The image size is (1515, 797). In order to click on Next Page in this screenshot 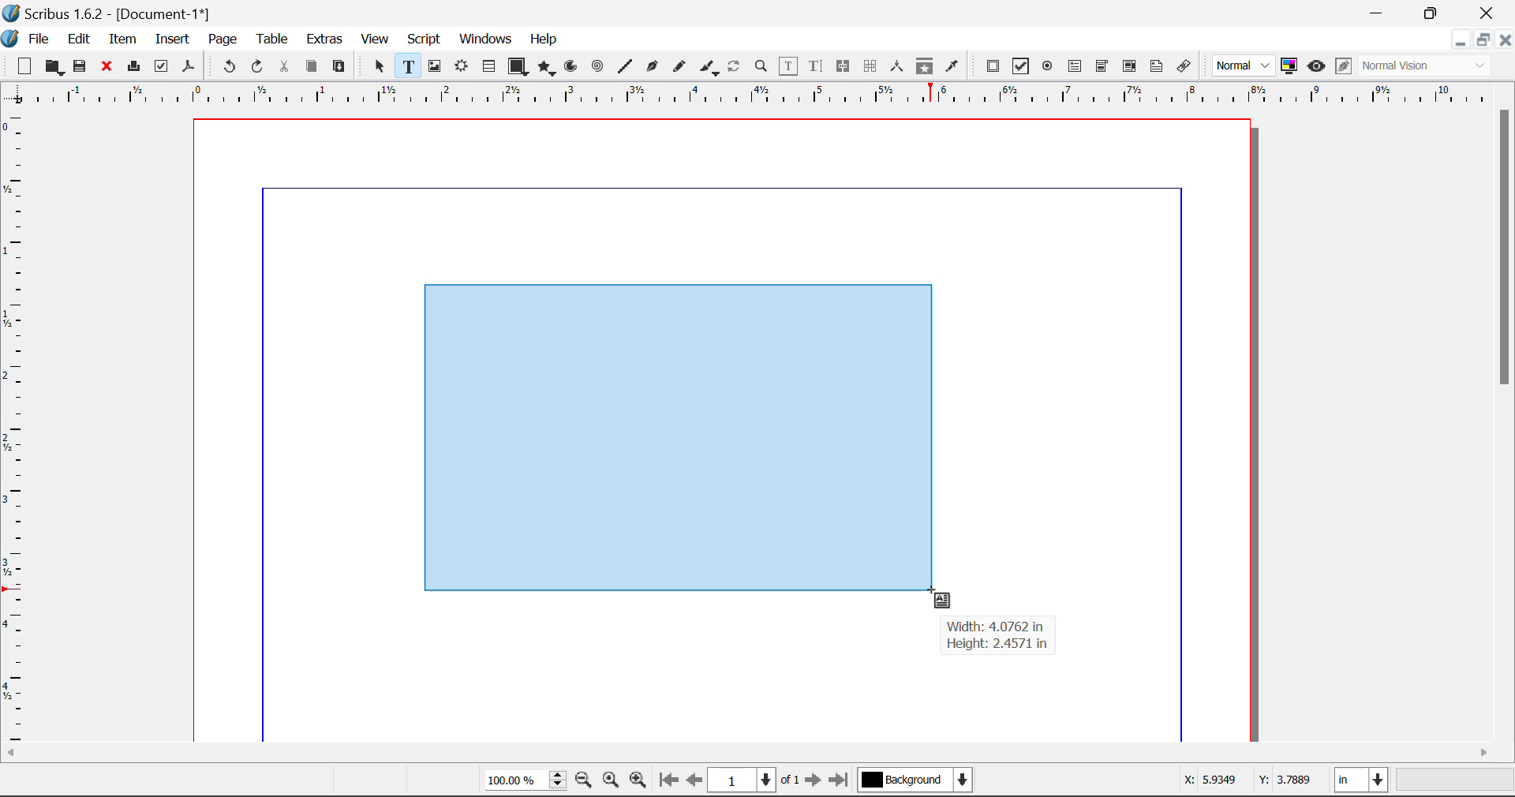, I will do `click(816, 783)`.